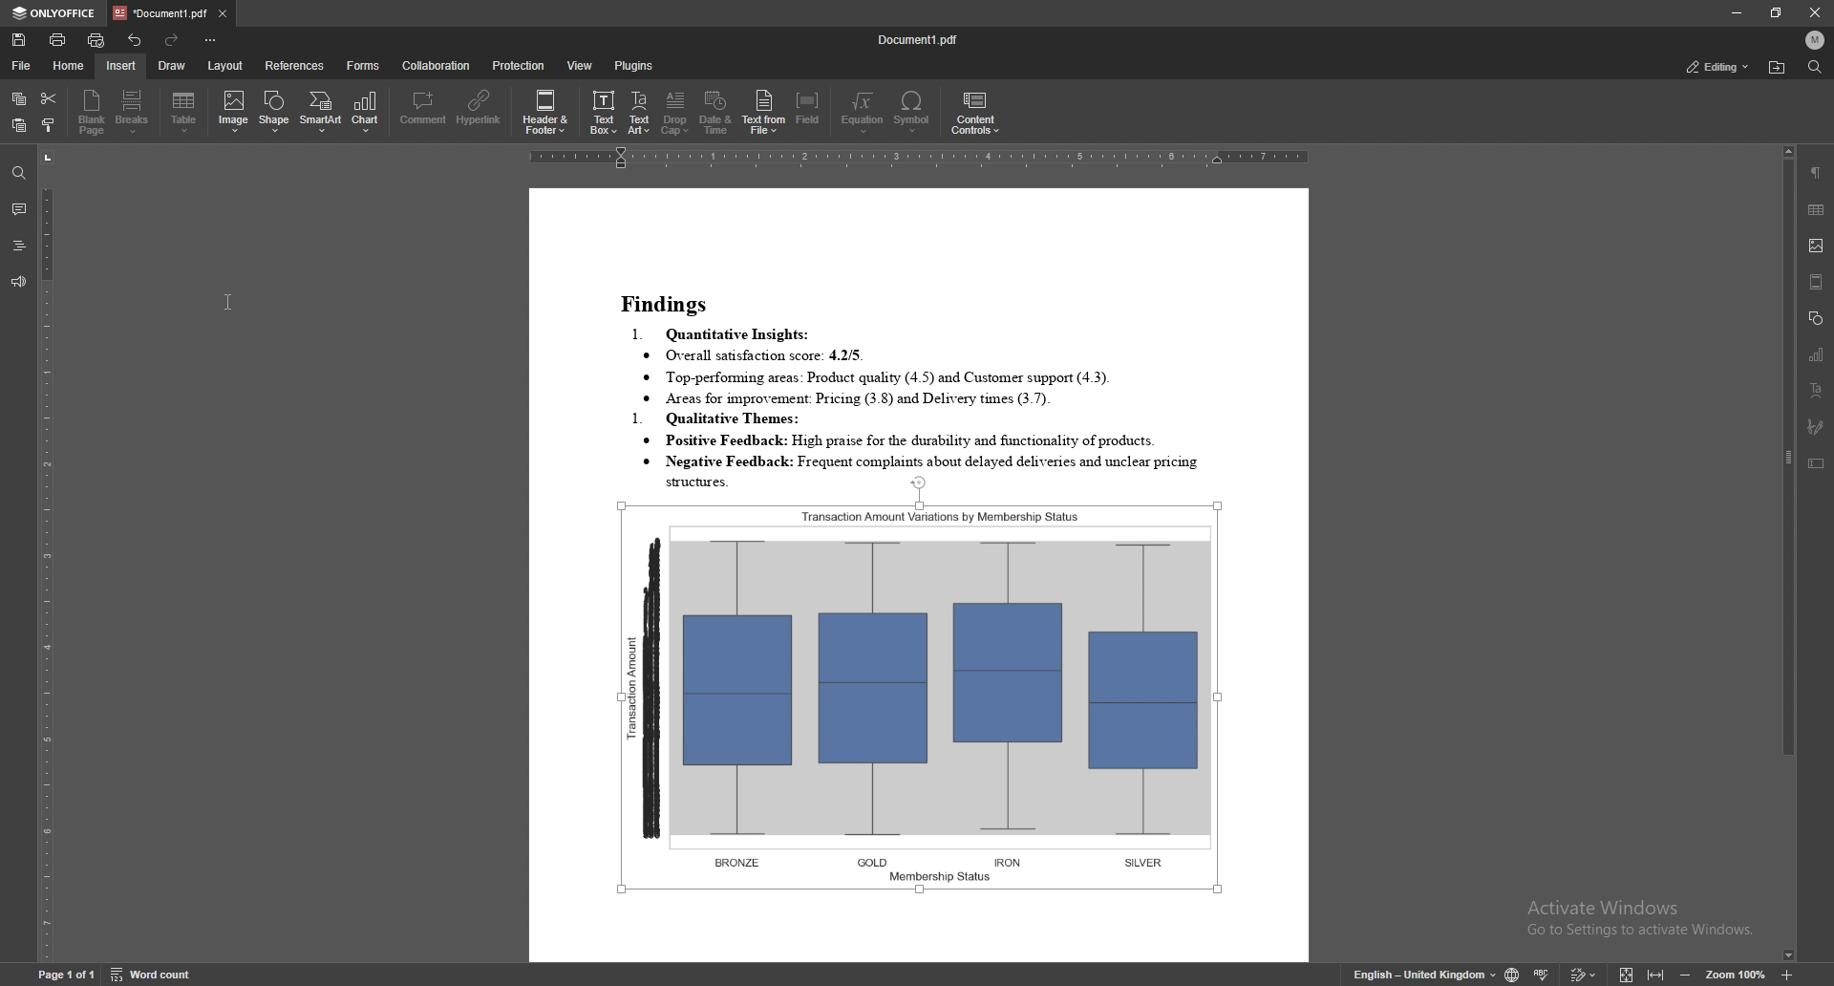 The height and width of the screenshot is (986, 1834). I want to click on header and footer, so click(1817, 282).